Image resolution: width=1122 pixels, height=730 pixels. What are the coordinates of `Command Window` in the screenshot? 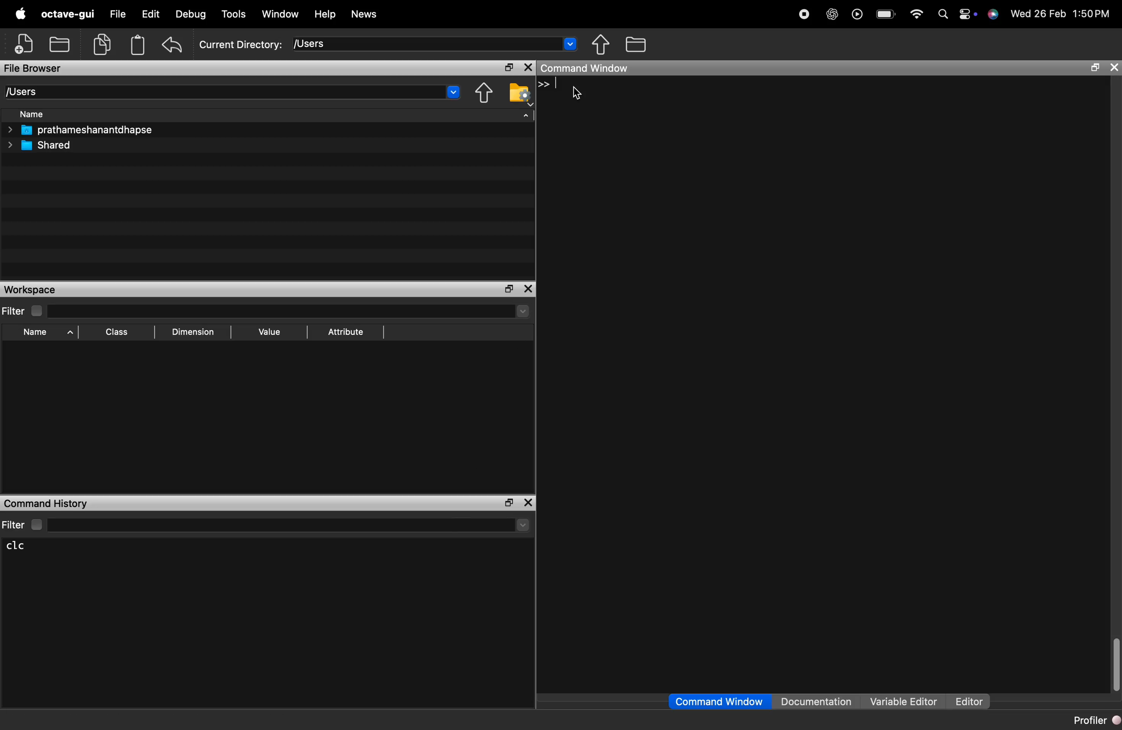 It's located at (719, 702).